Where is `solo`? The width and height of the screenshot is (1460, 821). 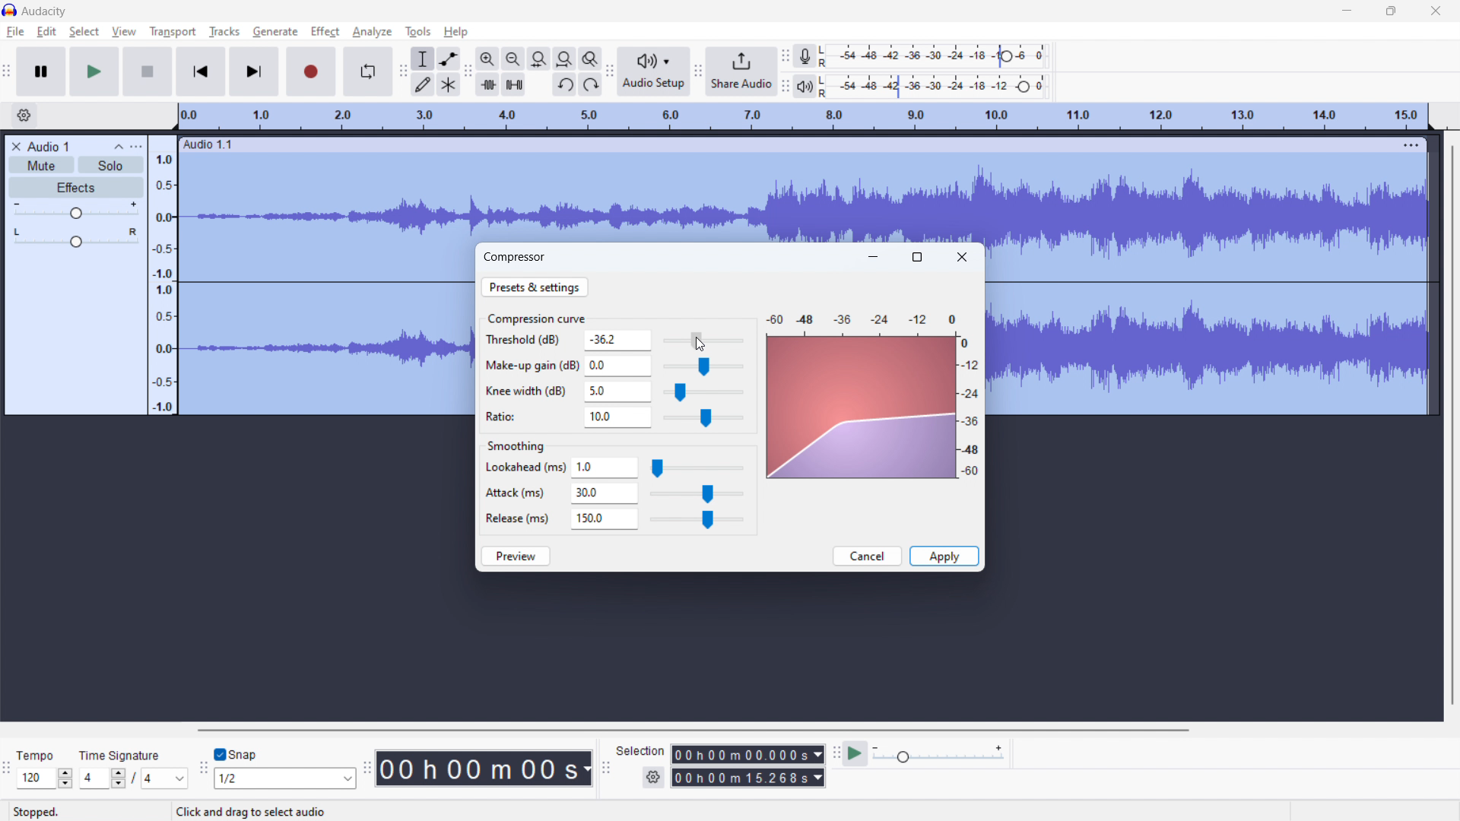 solo is located at coordinates (111, 164).